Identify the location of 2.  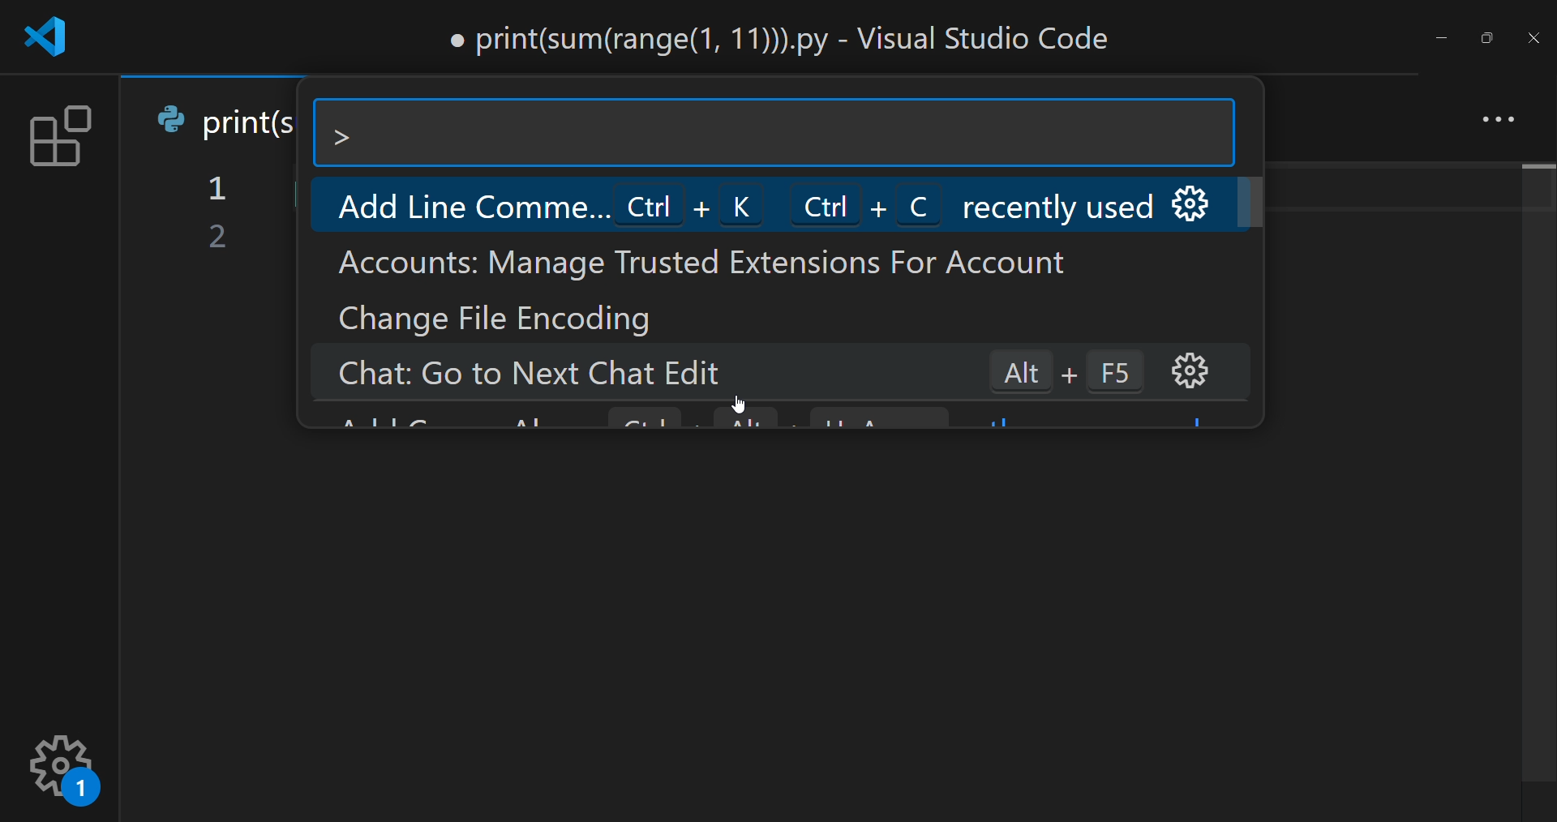
(218, 238).